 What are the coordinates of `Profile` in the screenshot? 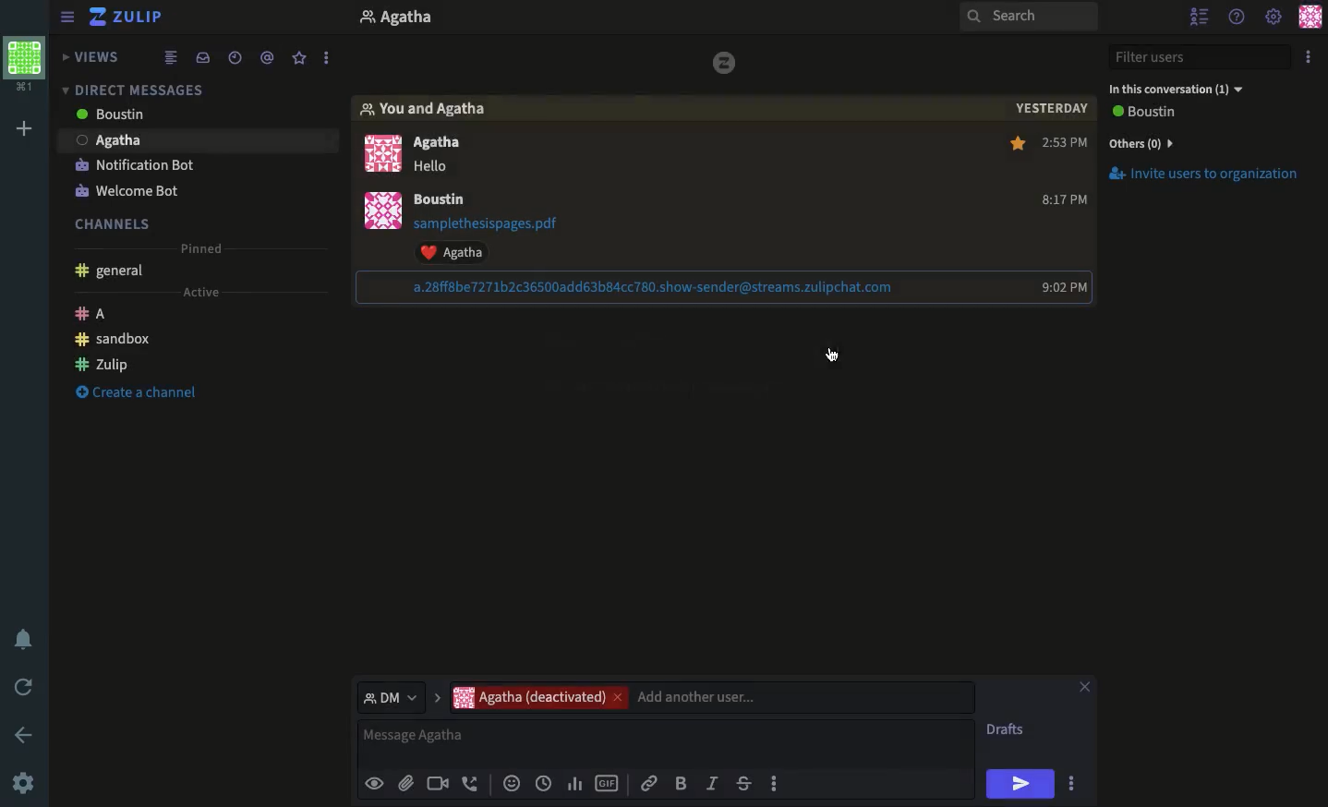 It's located at (1312, 16).